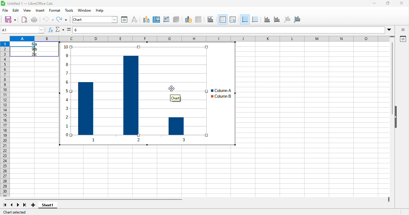  I want to click on select function, so click(59, 30).